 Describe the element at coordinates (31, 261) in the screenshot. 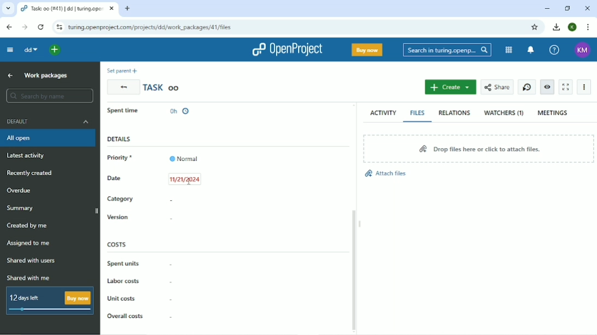

I see `Shared with users` at that location.